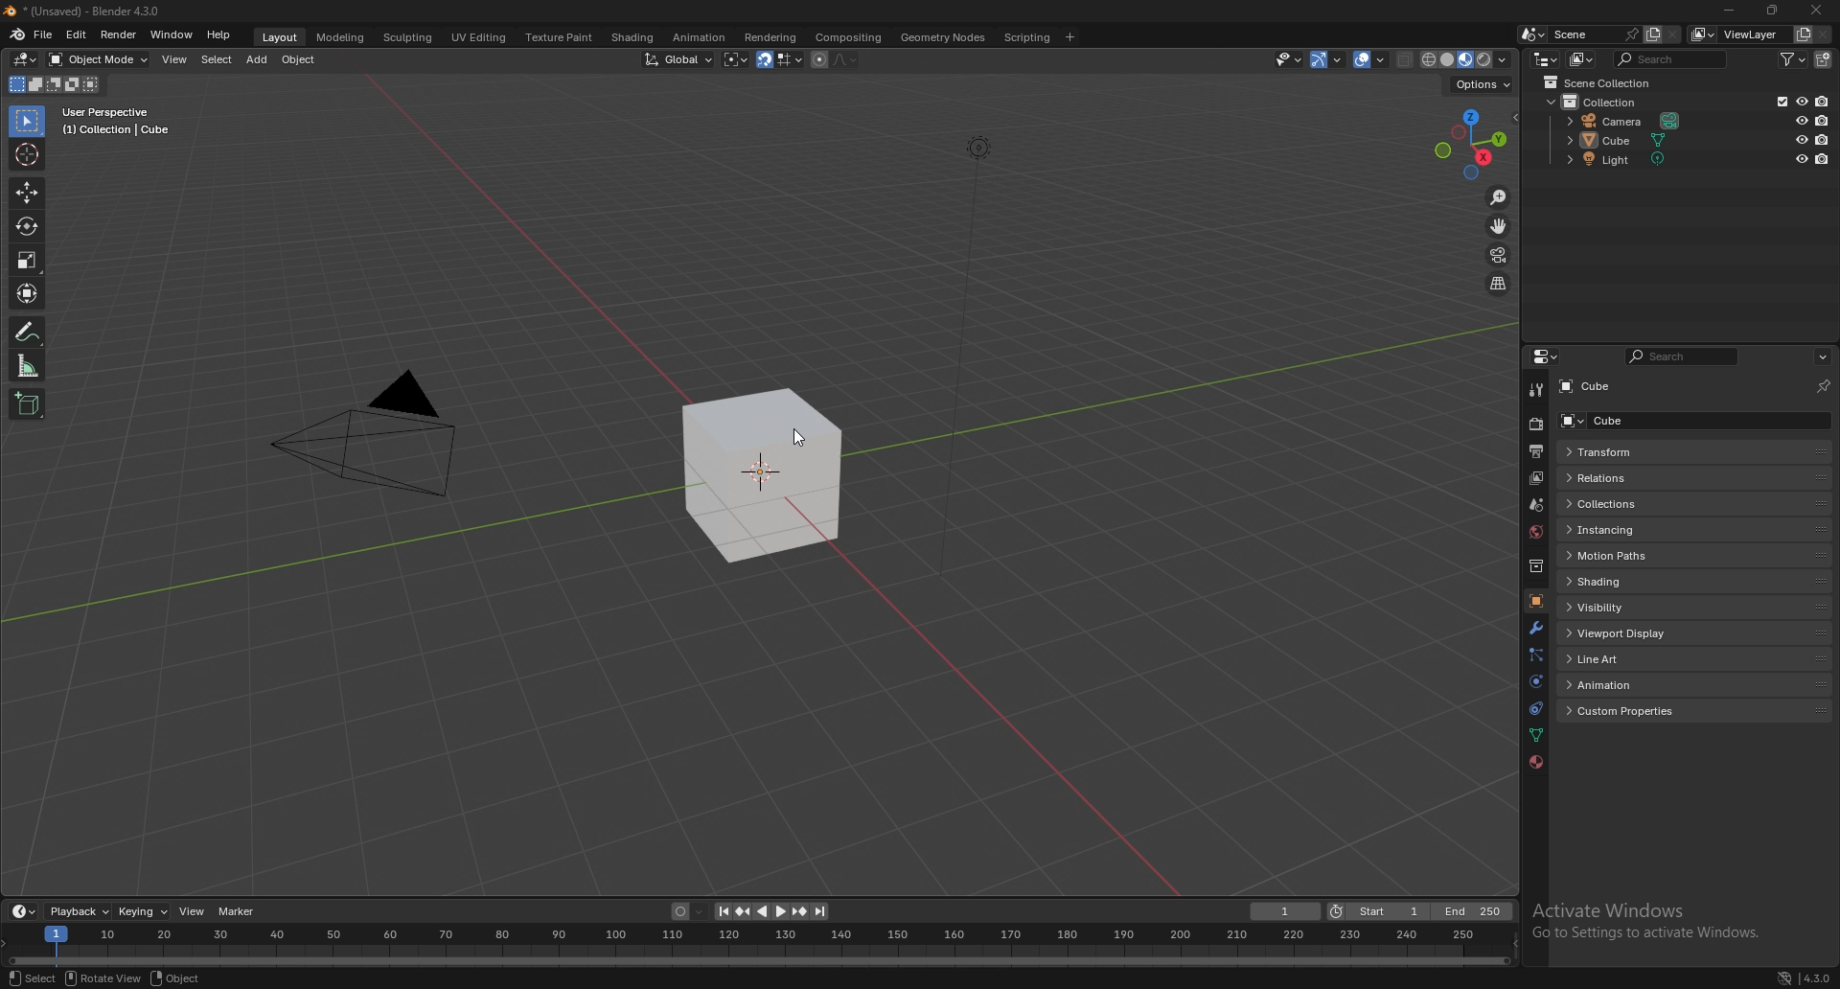 This screenshot has height=989, width=1840. What do you see at coordinates (820, 911) in the screenshot?
I see `jump to endpoint` at bounding box center [820, 911].